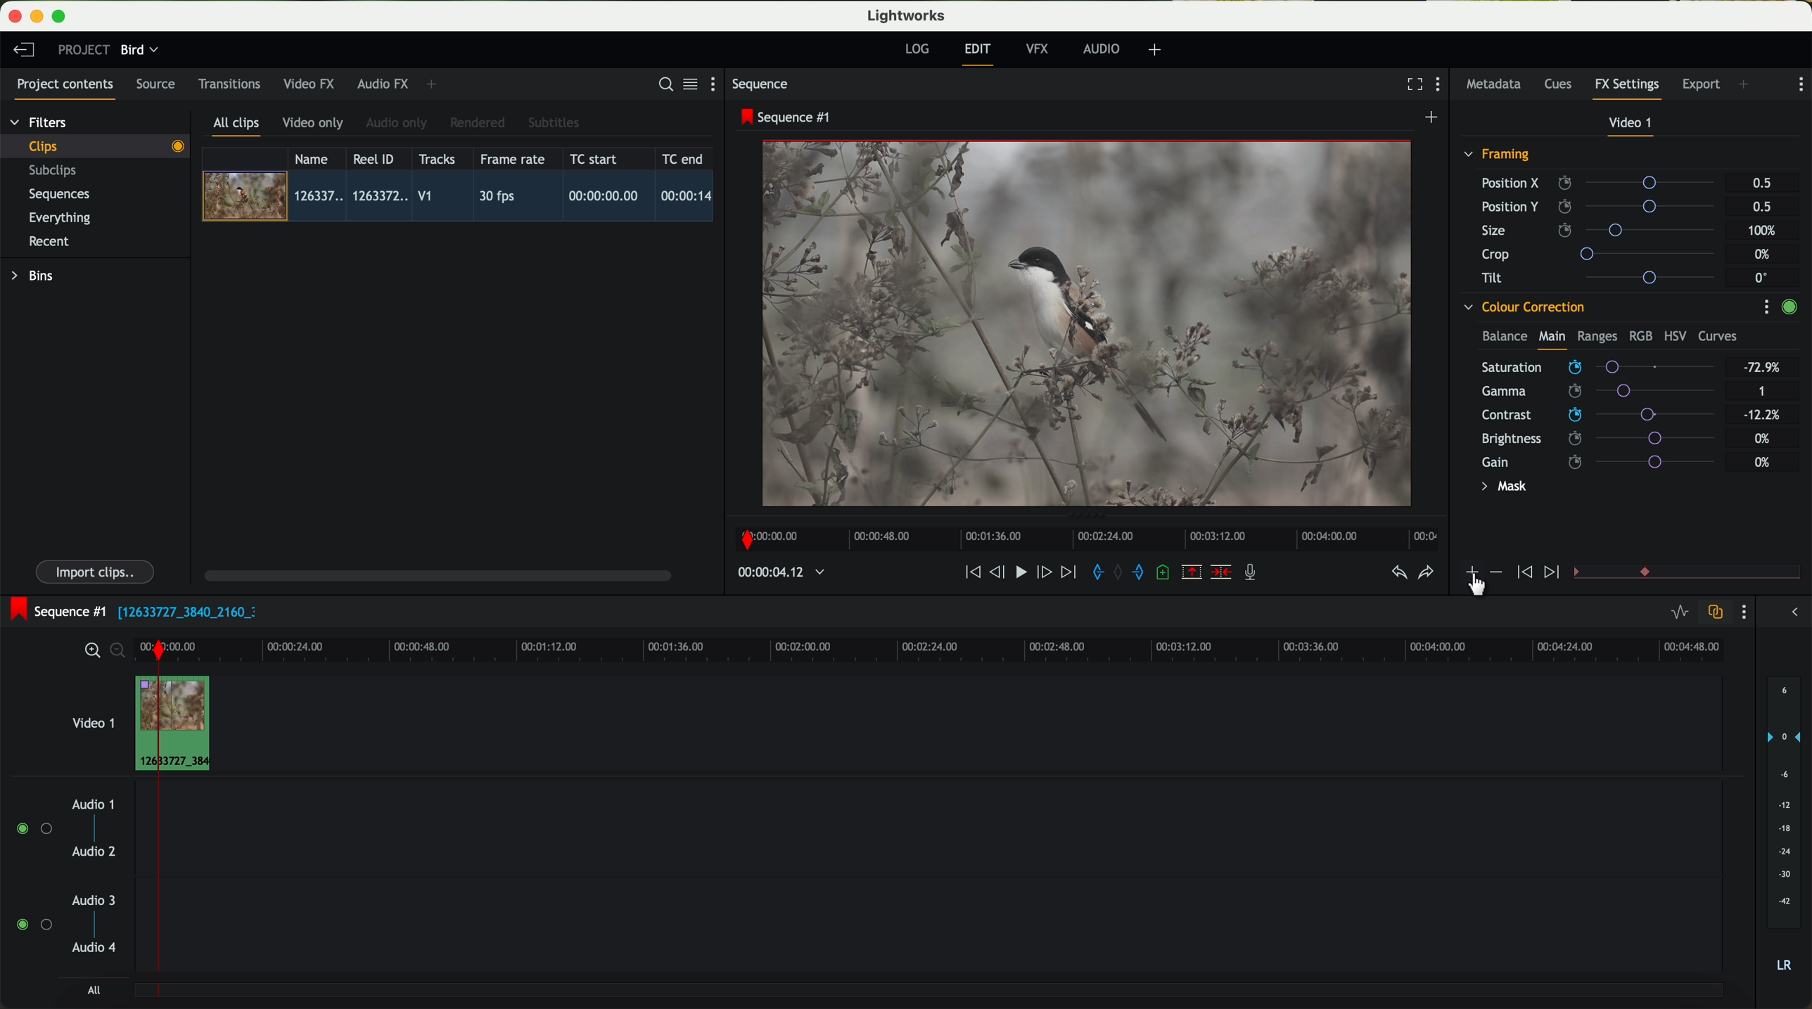  I want to click on 73.8%, so click(1763, 368).